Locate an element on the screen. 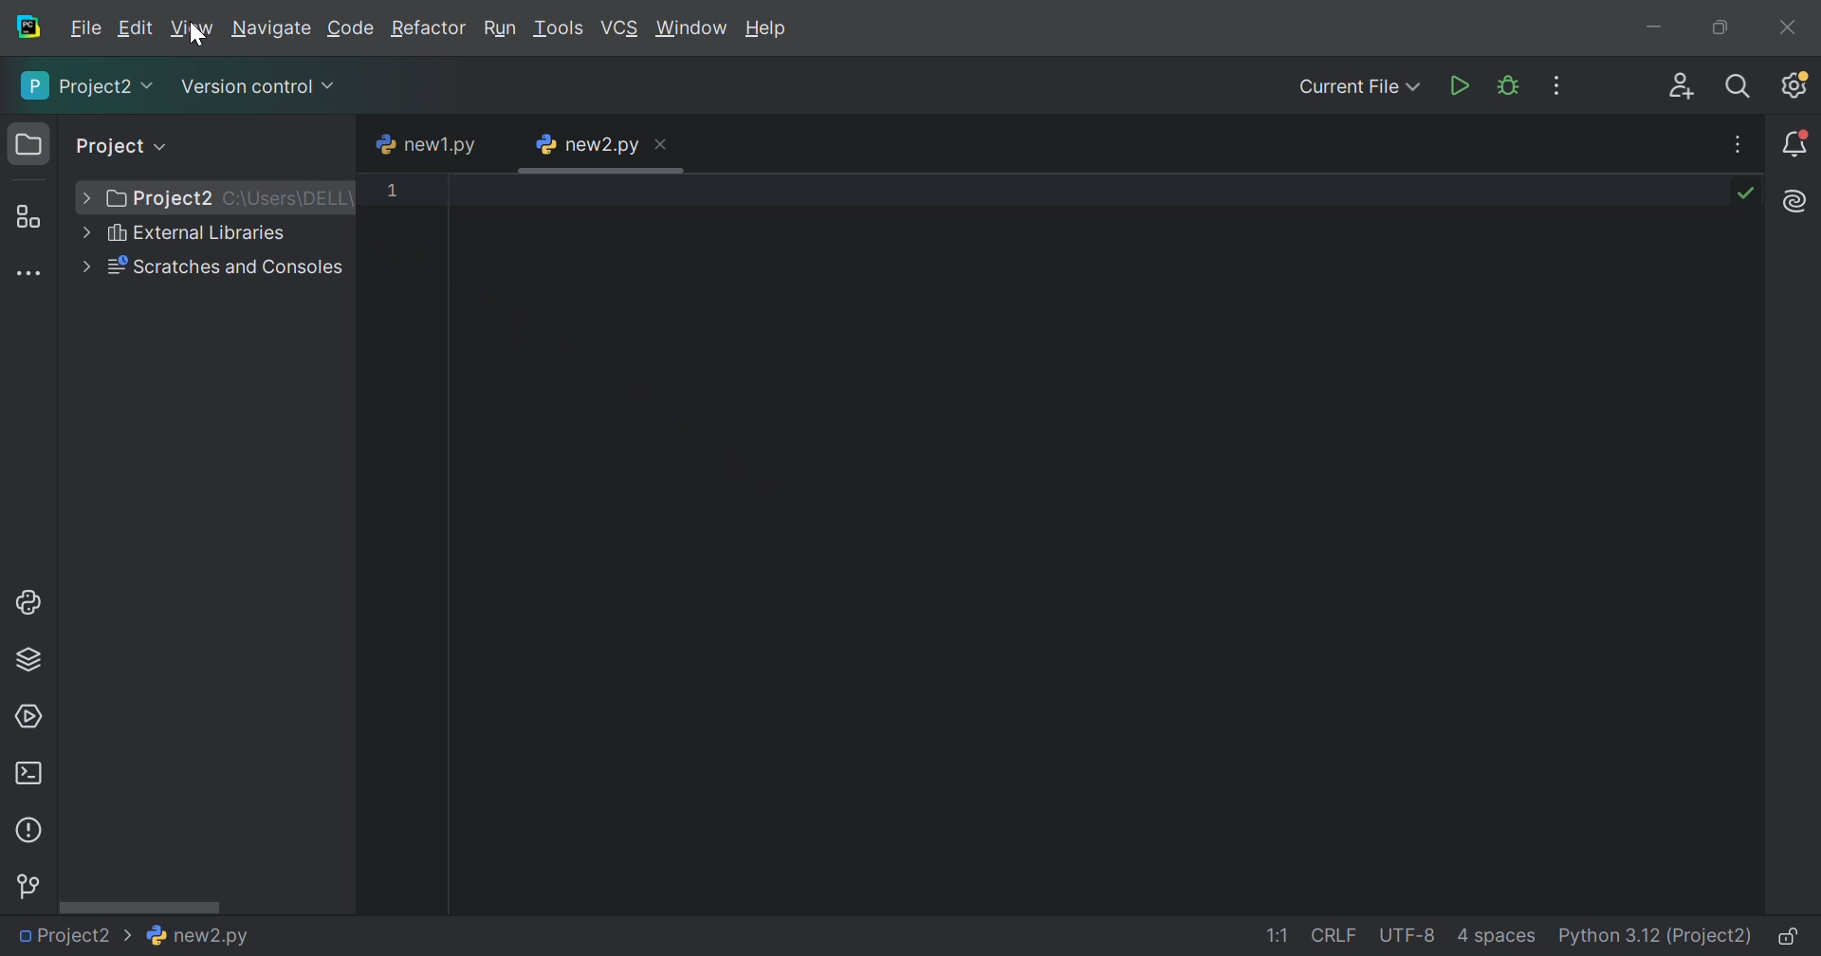  CRLF is located at coordinates (1335, 935).